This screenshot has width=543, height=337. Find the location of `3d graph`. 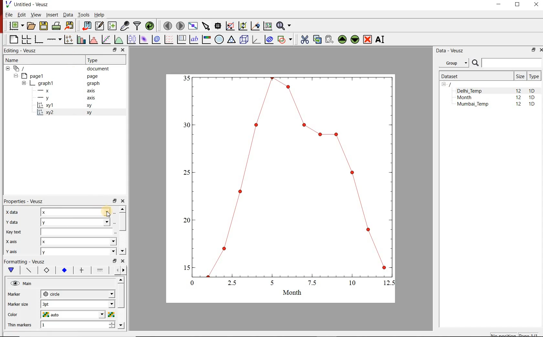

3d graph is located at coordinates (255, 39).